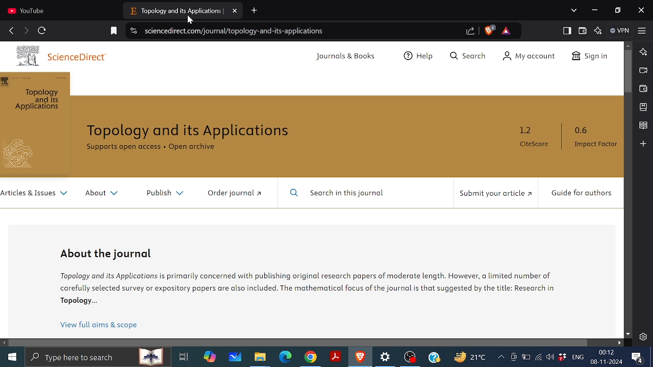 This screenshot has height=367, width=653. I want to click on Task view, so click(184, 357).